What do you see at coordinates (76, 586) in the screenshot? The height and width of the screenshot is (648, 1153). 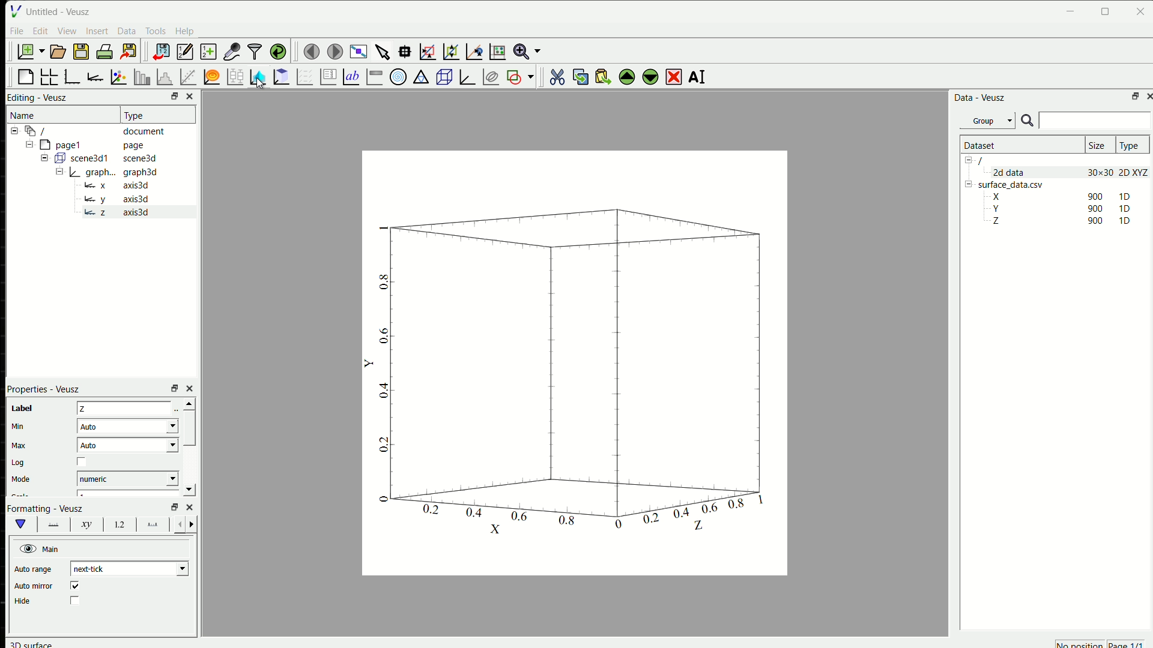 I see `checked box` at bounding box center [76, 586].